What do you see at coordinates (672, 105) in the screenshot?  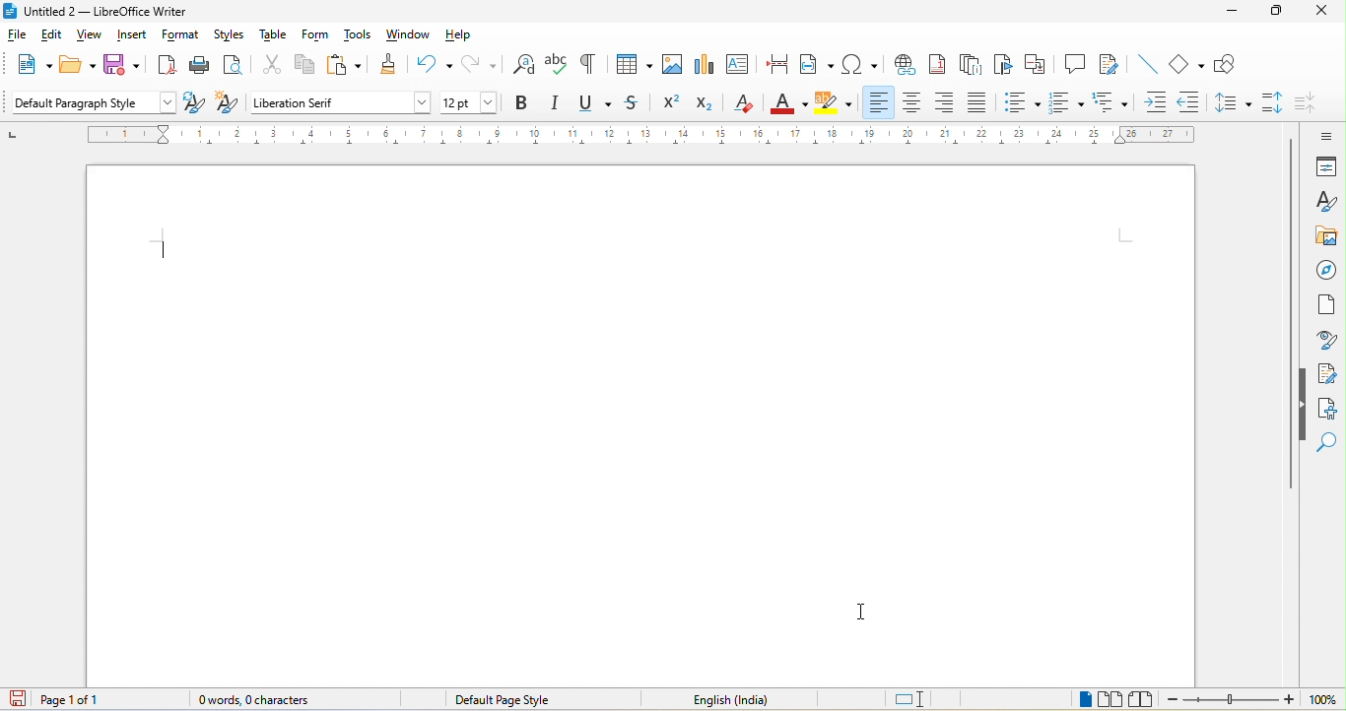 I see `superscript` at bounding box center [672, 105].